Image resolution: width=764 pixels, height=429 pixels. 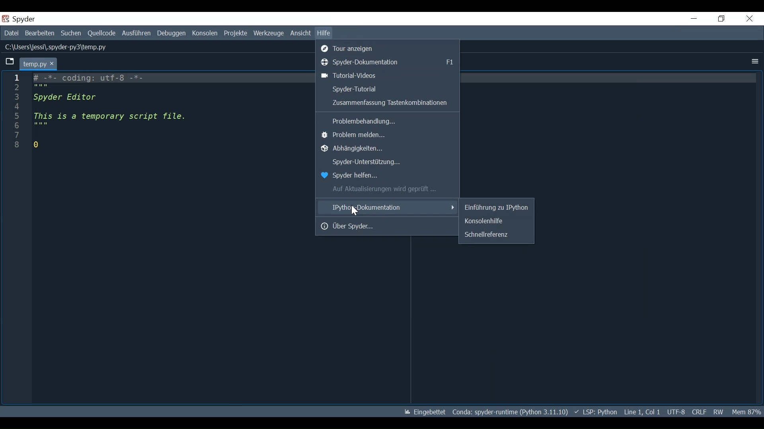 What do you see at coordinates (386, 89) in the screenshot?
I see `Spyder Tutorial` at bounding box center [386, 89].